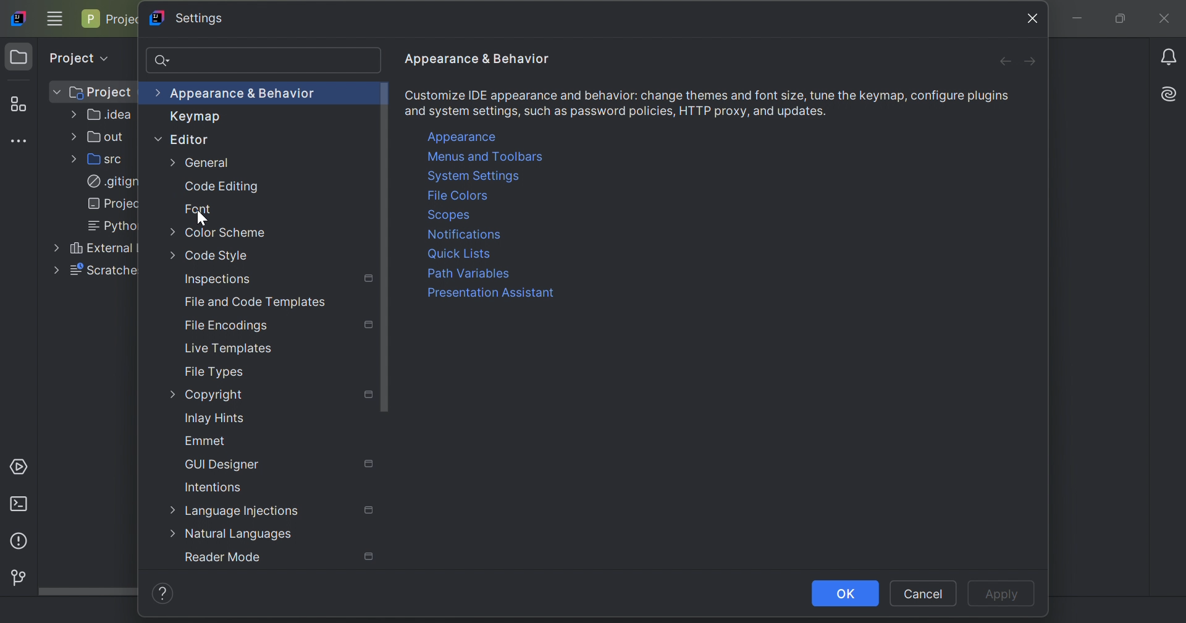  I want to click on External, so click(93, 247).